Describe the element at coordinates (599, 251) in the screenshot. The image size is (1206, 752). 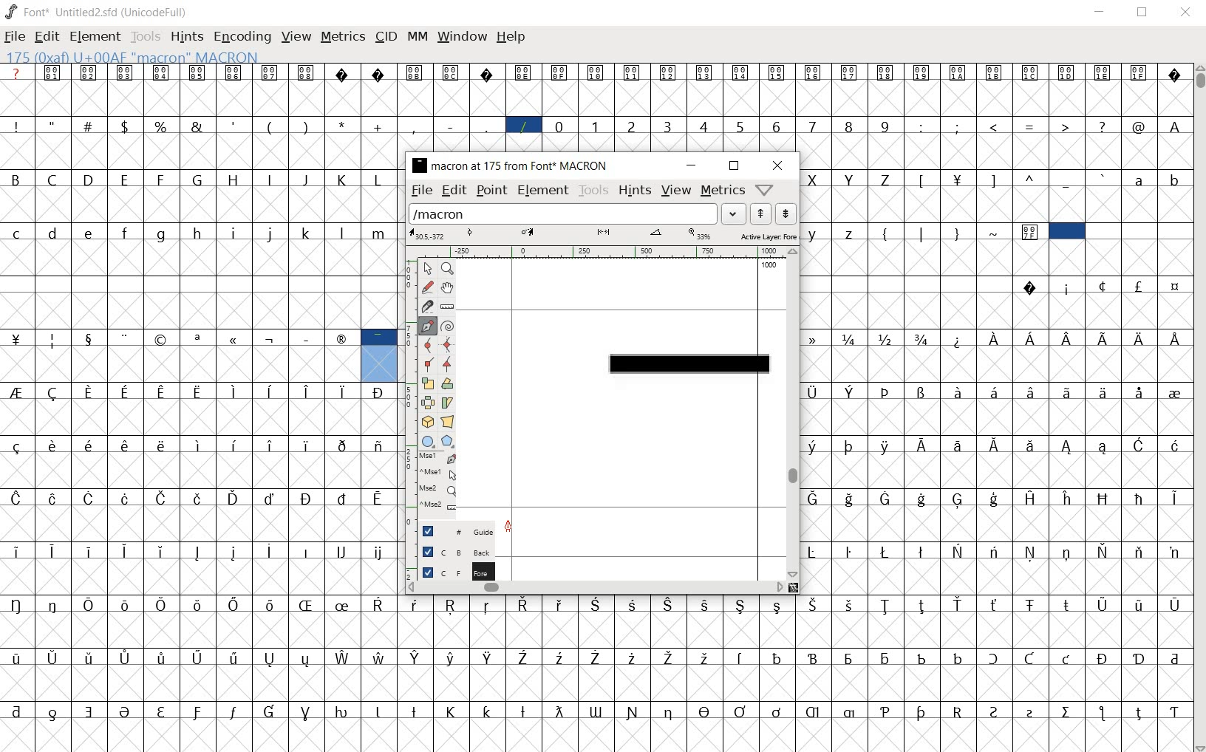
I see `ruler` at that location.